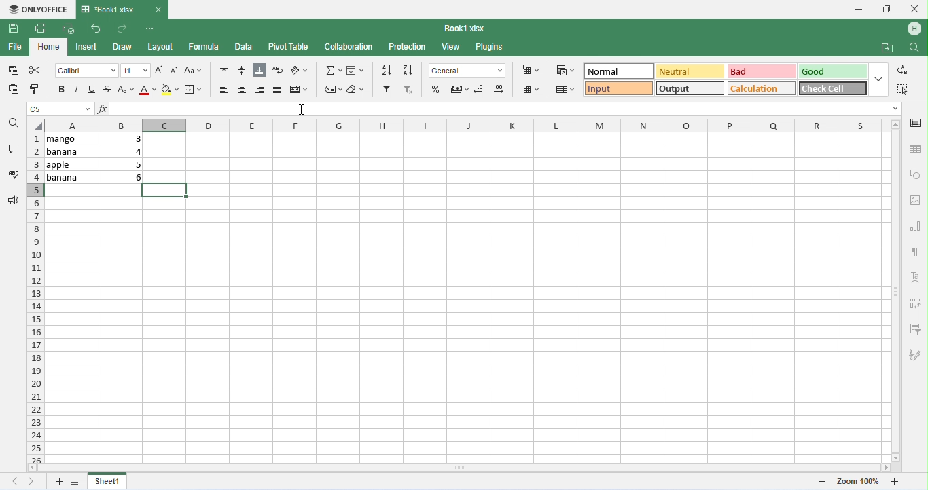 The image size is (928, 490). Describe the element at coordinates (243, 71) in the screenshot. I see `align middle` at that location.